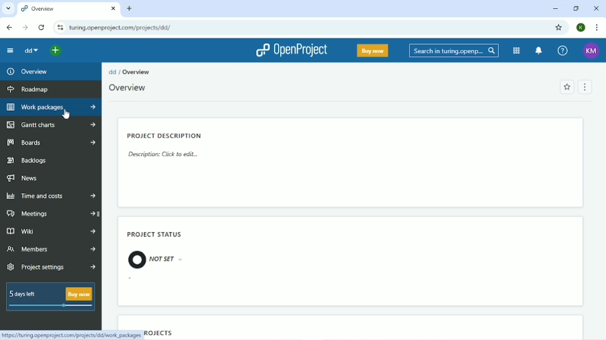 The width and height of the screenshot is (606, 340). I want to click on Overview, so click(128, 88).